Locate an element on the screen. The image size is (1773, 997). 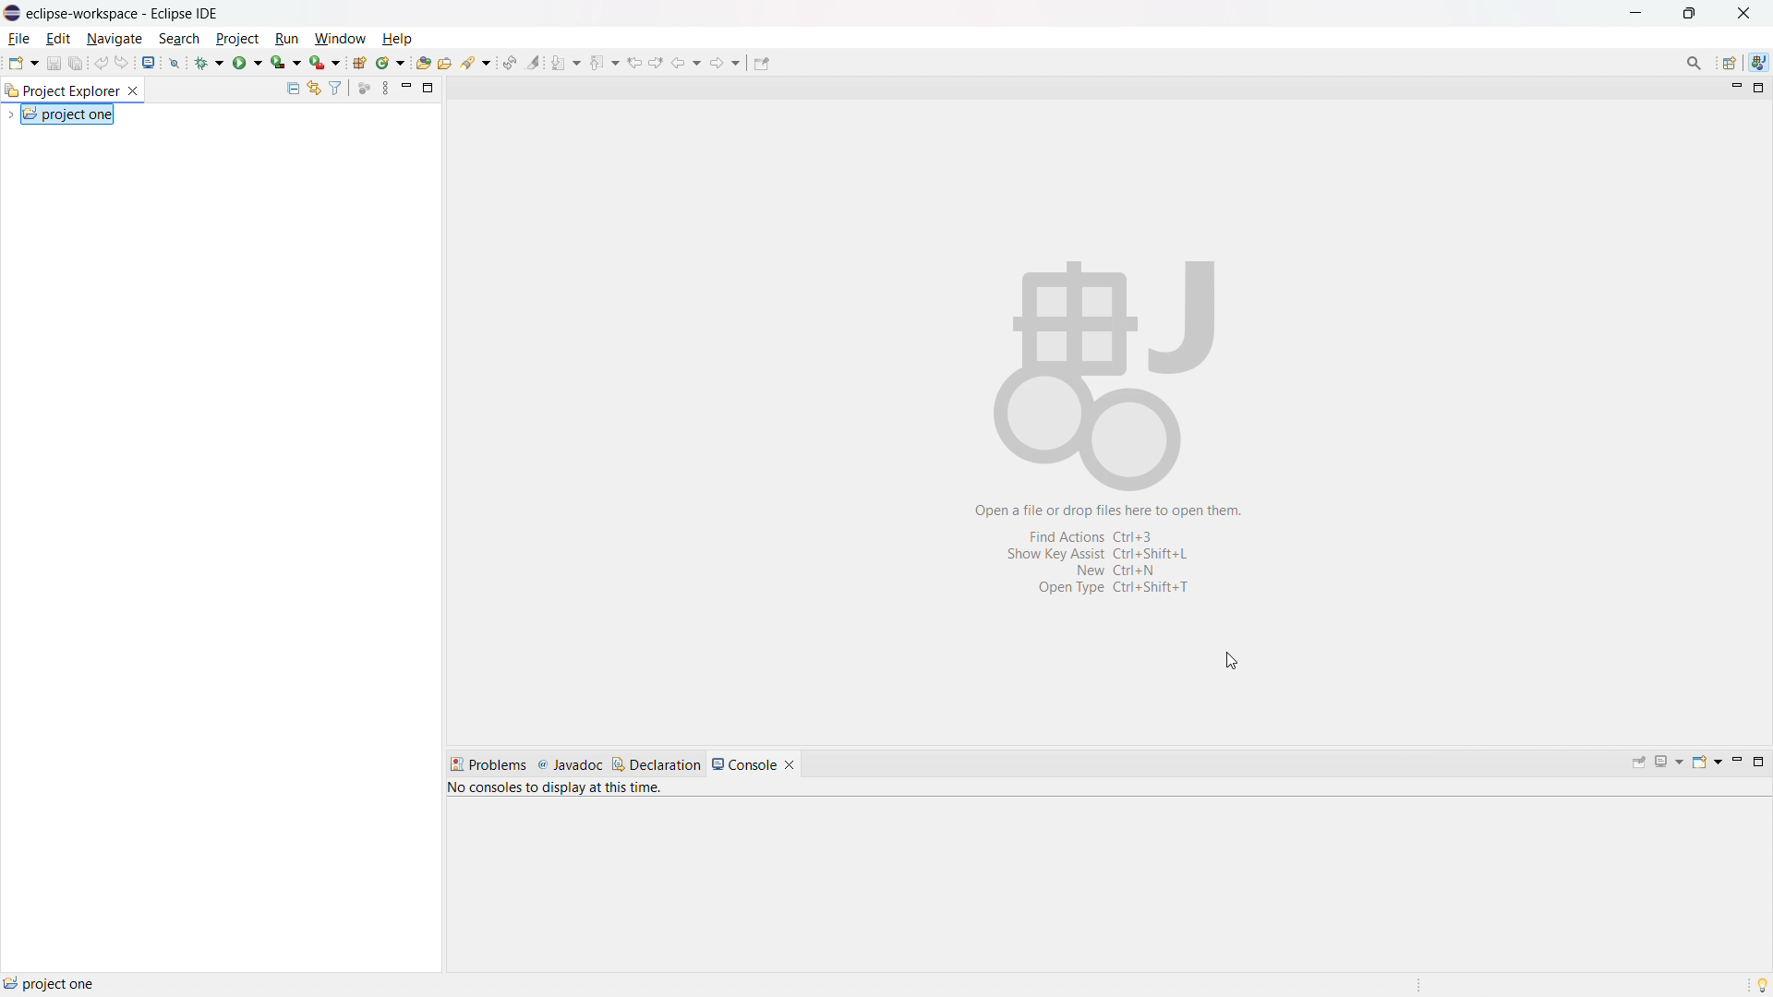
show key assist ctrl+shift+L is located at coordinates (1093, 553).